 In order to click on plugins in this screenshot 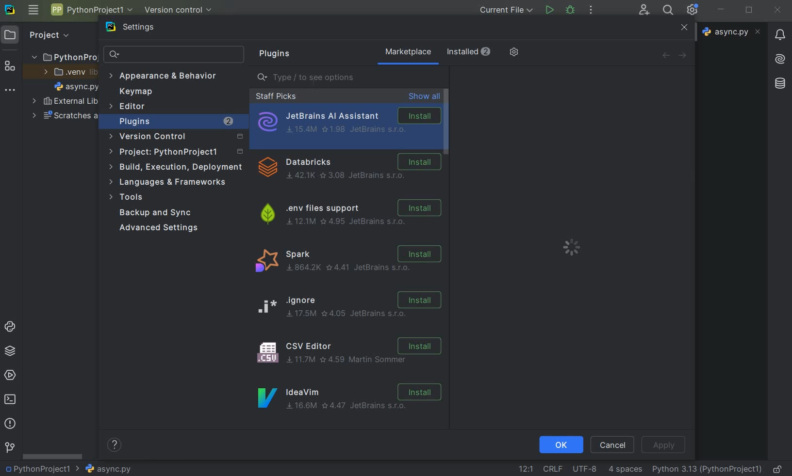, I will do `click(278, 54)`.